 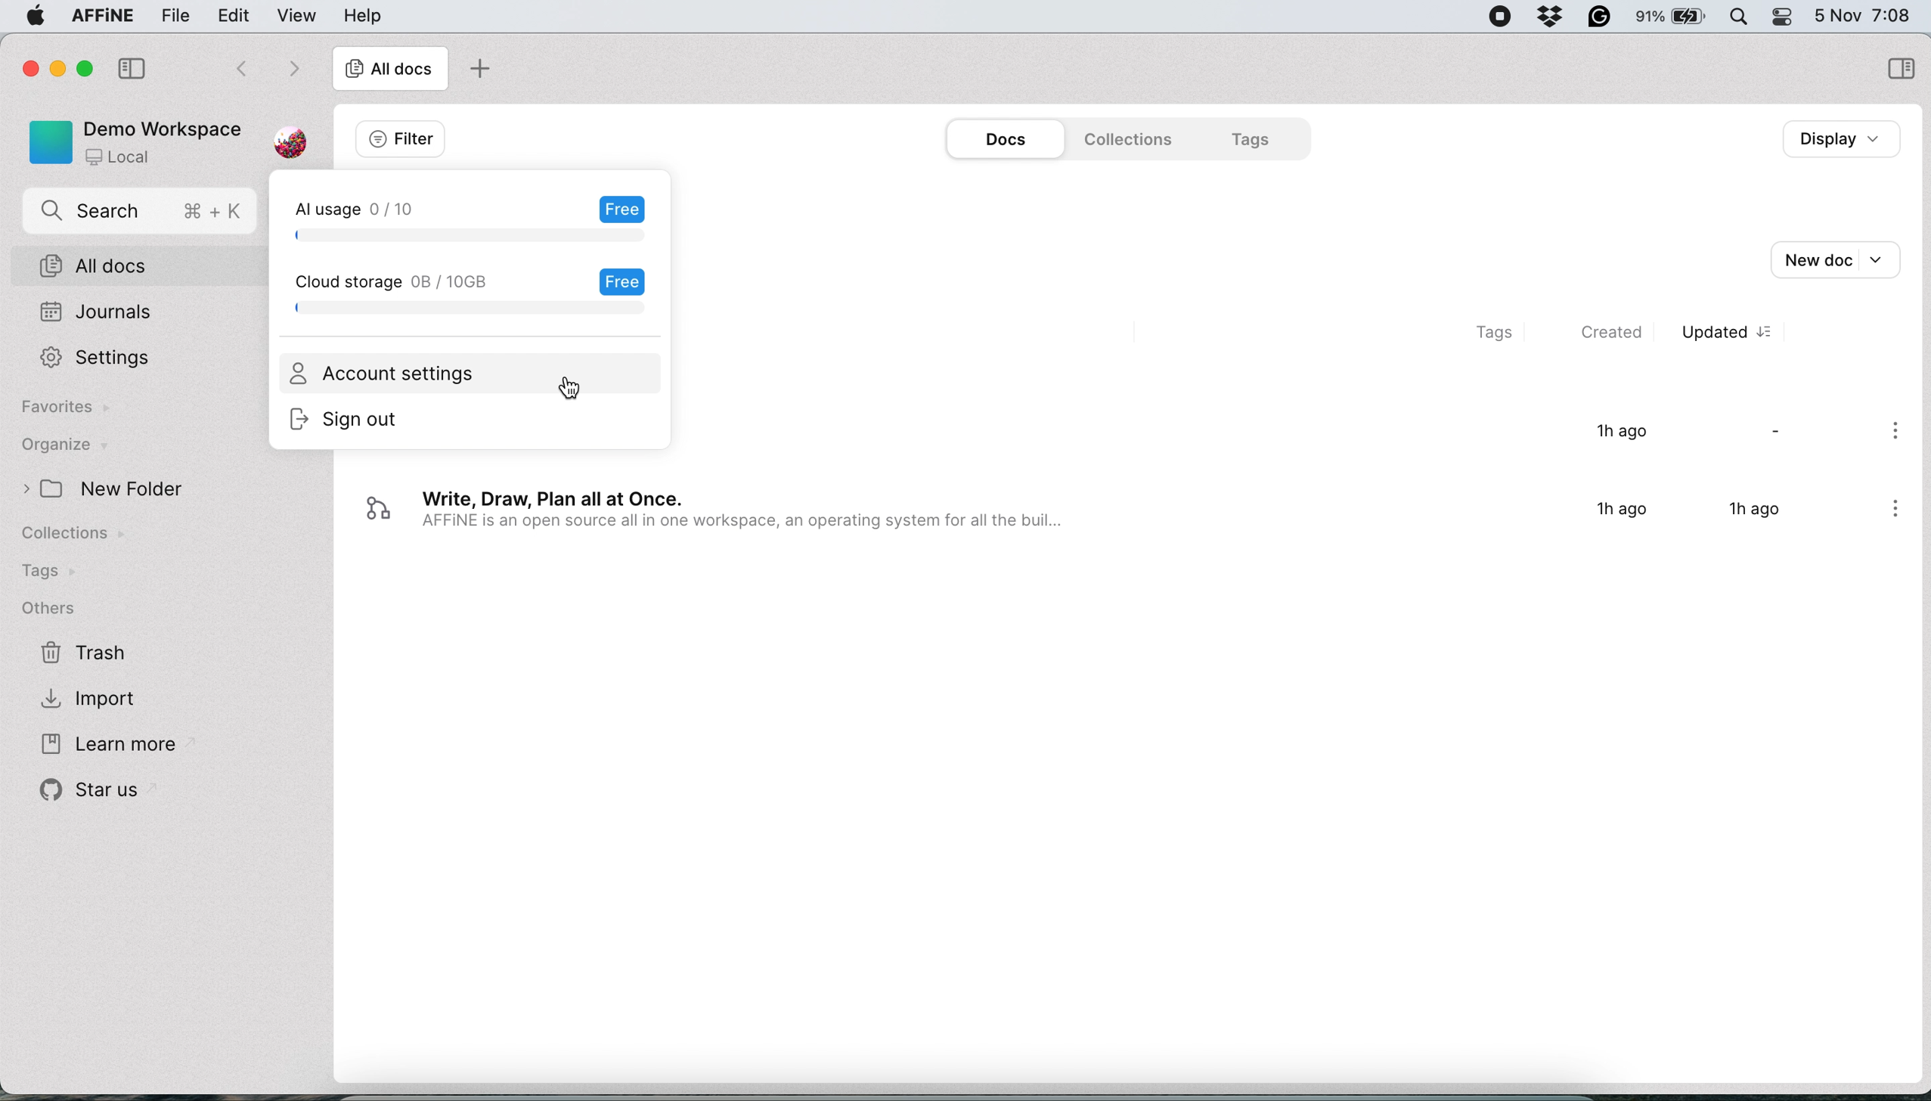 I want to click on learn more, so click(x=105, y=742).